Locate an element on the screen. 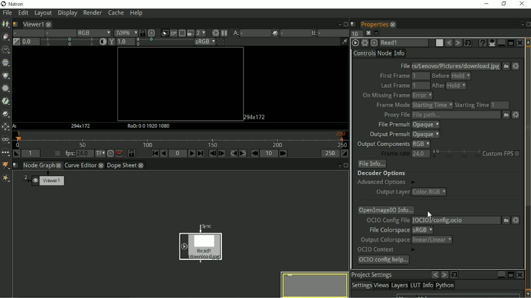  GMIC is located at coordinates (5, 166).